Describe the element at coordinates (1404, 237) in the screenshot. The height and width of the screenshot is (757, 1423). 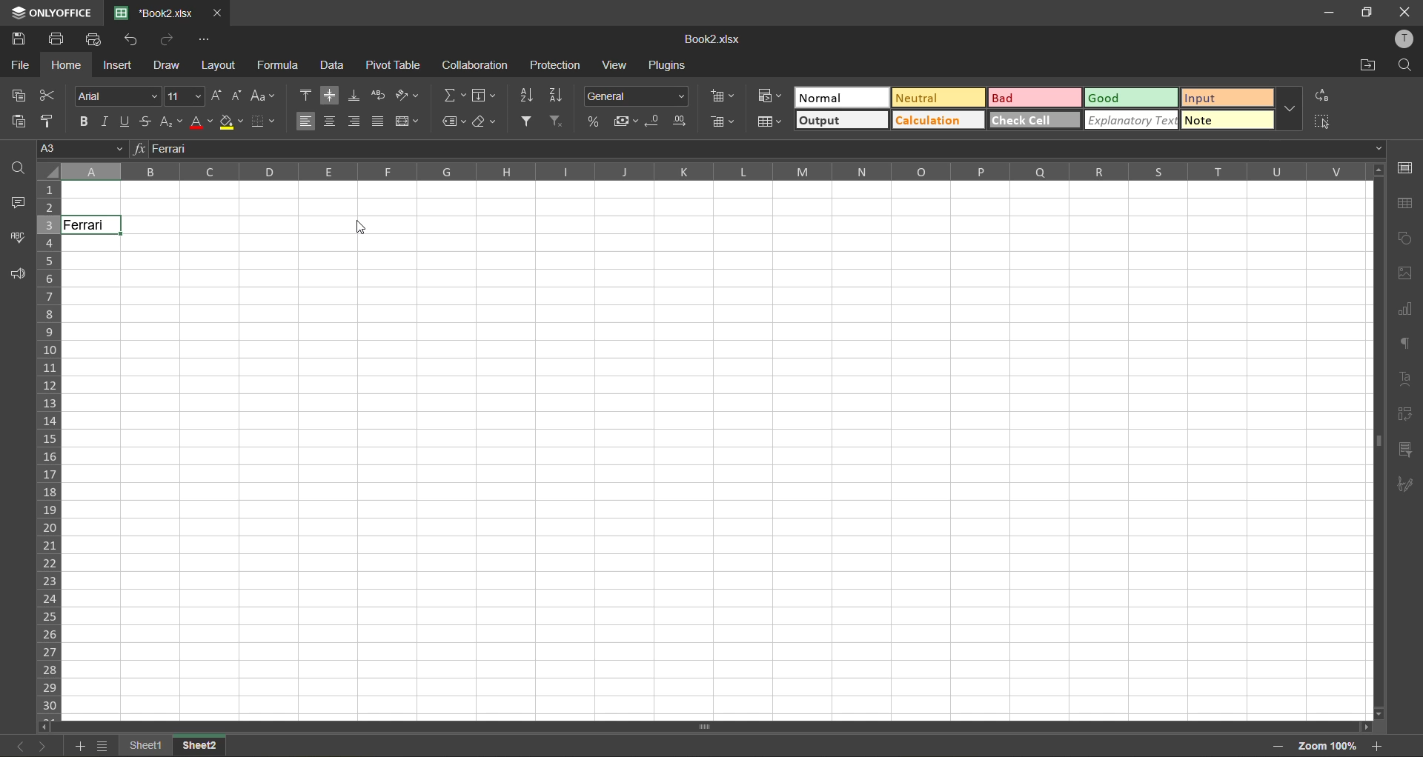
I see `shapes` at that location.